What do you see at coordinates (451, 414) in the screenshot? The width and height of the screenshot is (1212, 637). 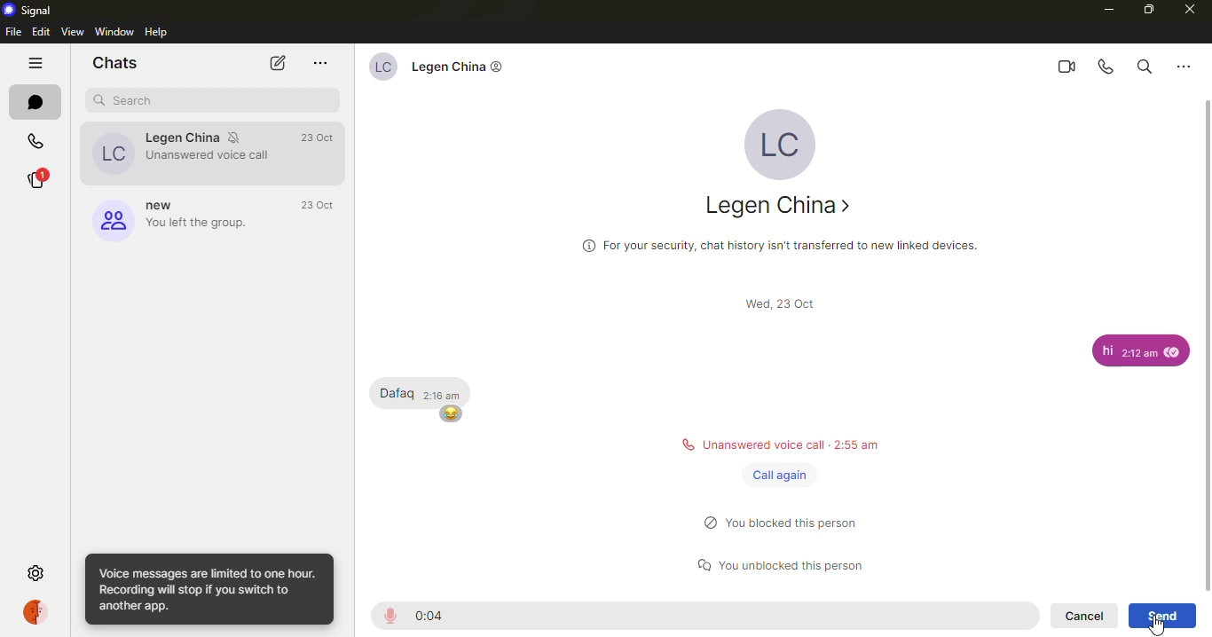 I see `emoji` at bounding box center [451, 414].